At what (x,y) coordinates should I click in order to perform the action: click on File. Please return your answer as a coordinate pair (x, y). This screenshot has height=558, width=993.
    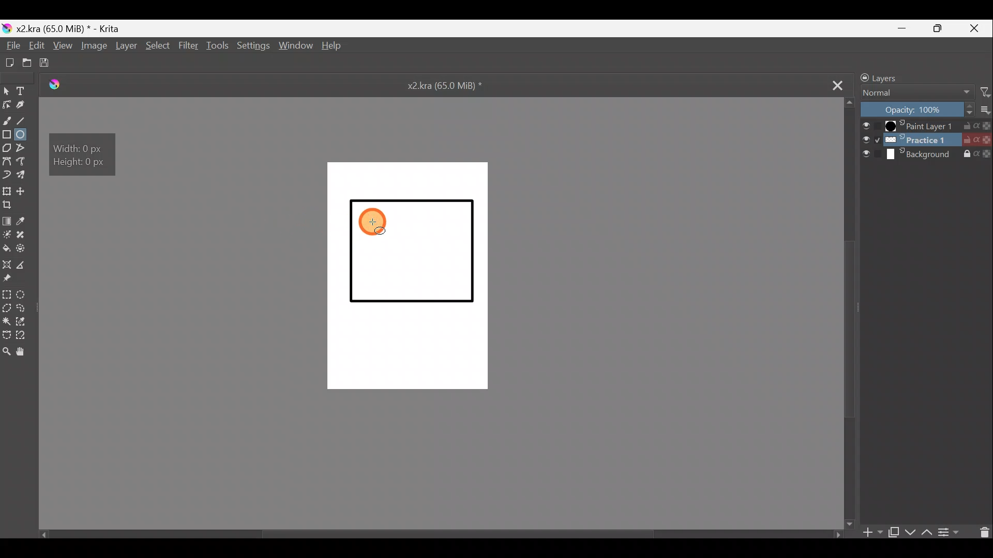
    Looking at the image, I should click on (10, 46).